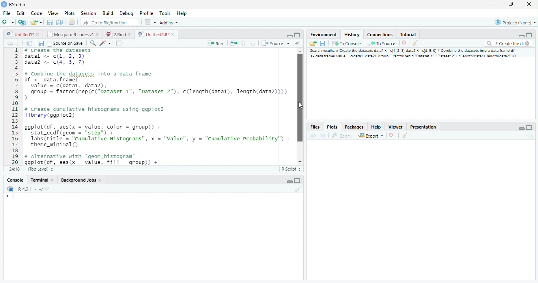 The width and height of the screenshot is (538, 283). Describe the element at coordinates (22, 22) in the screenshot. I see `Create a project` at that location.